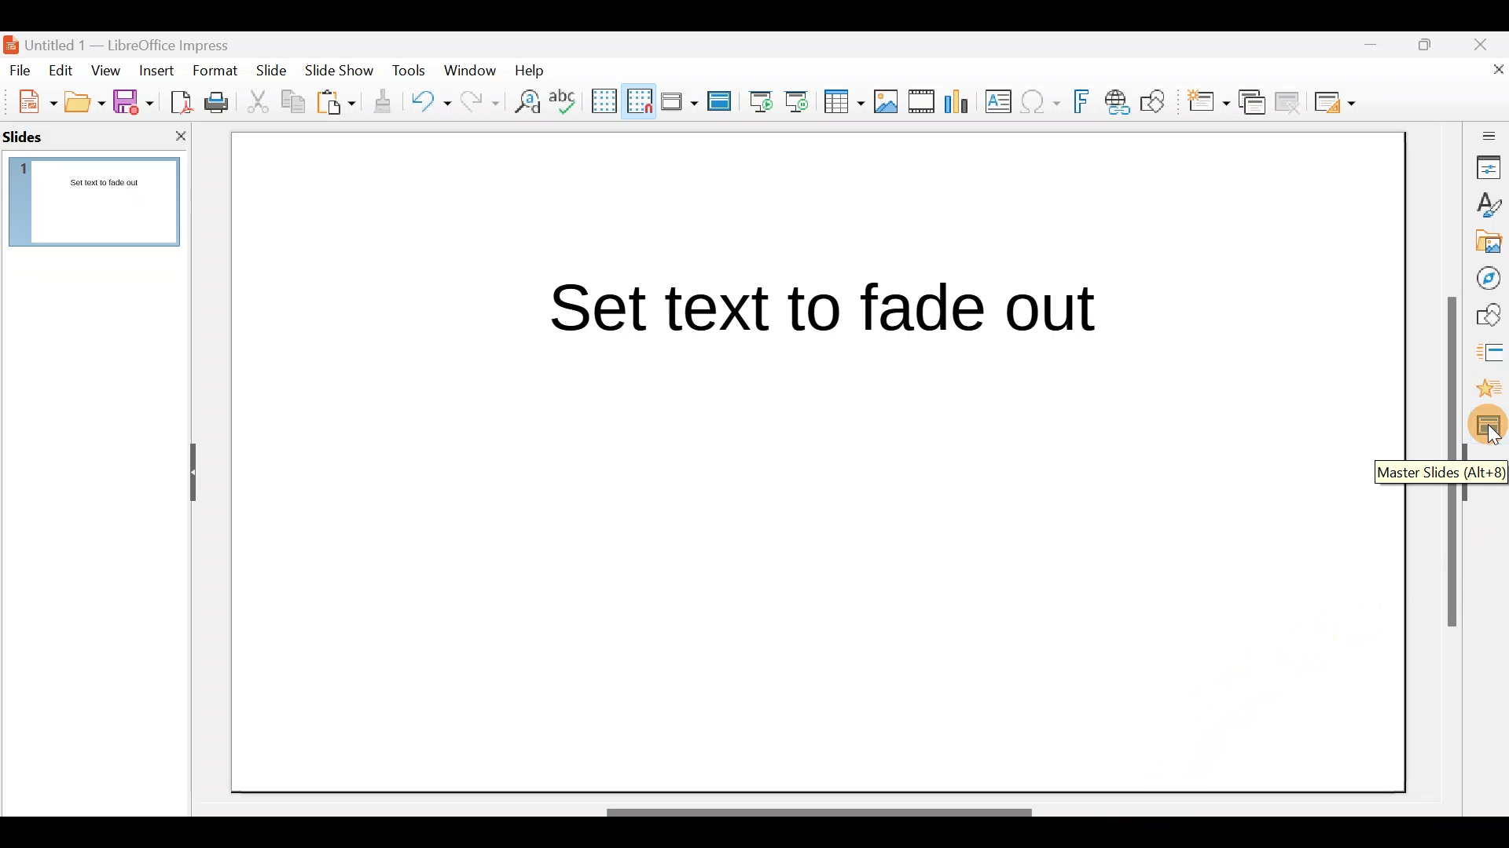 Image resolution: width=1509 pixels, height=848 pixels. Describe the element at coordinates (1156, 102) in the screenshot. I see `Show draw functions` at that location.